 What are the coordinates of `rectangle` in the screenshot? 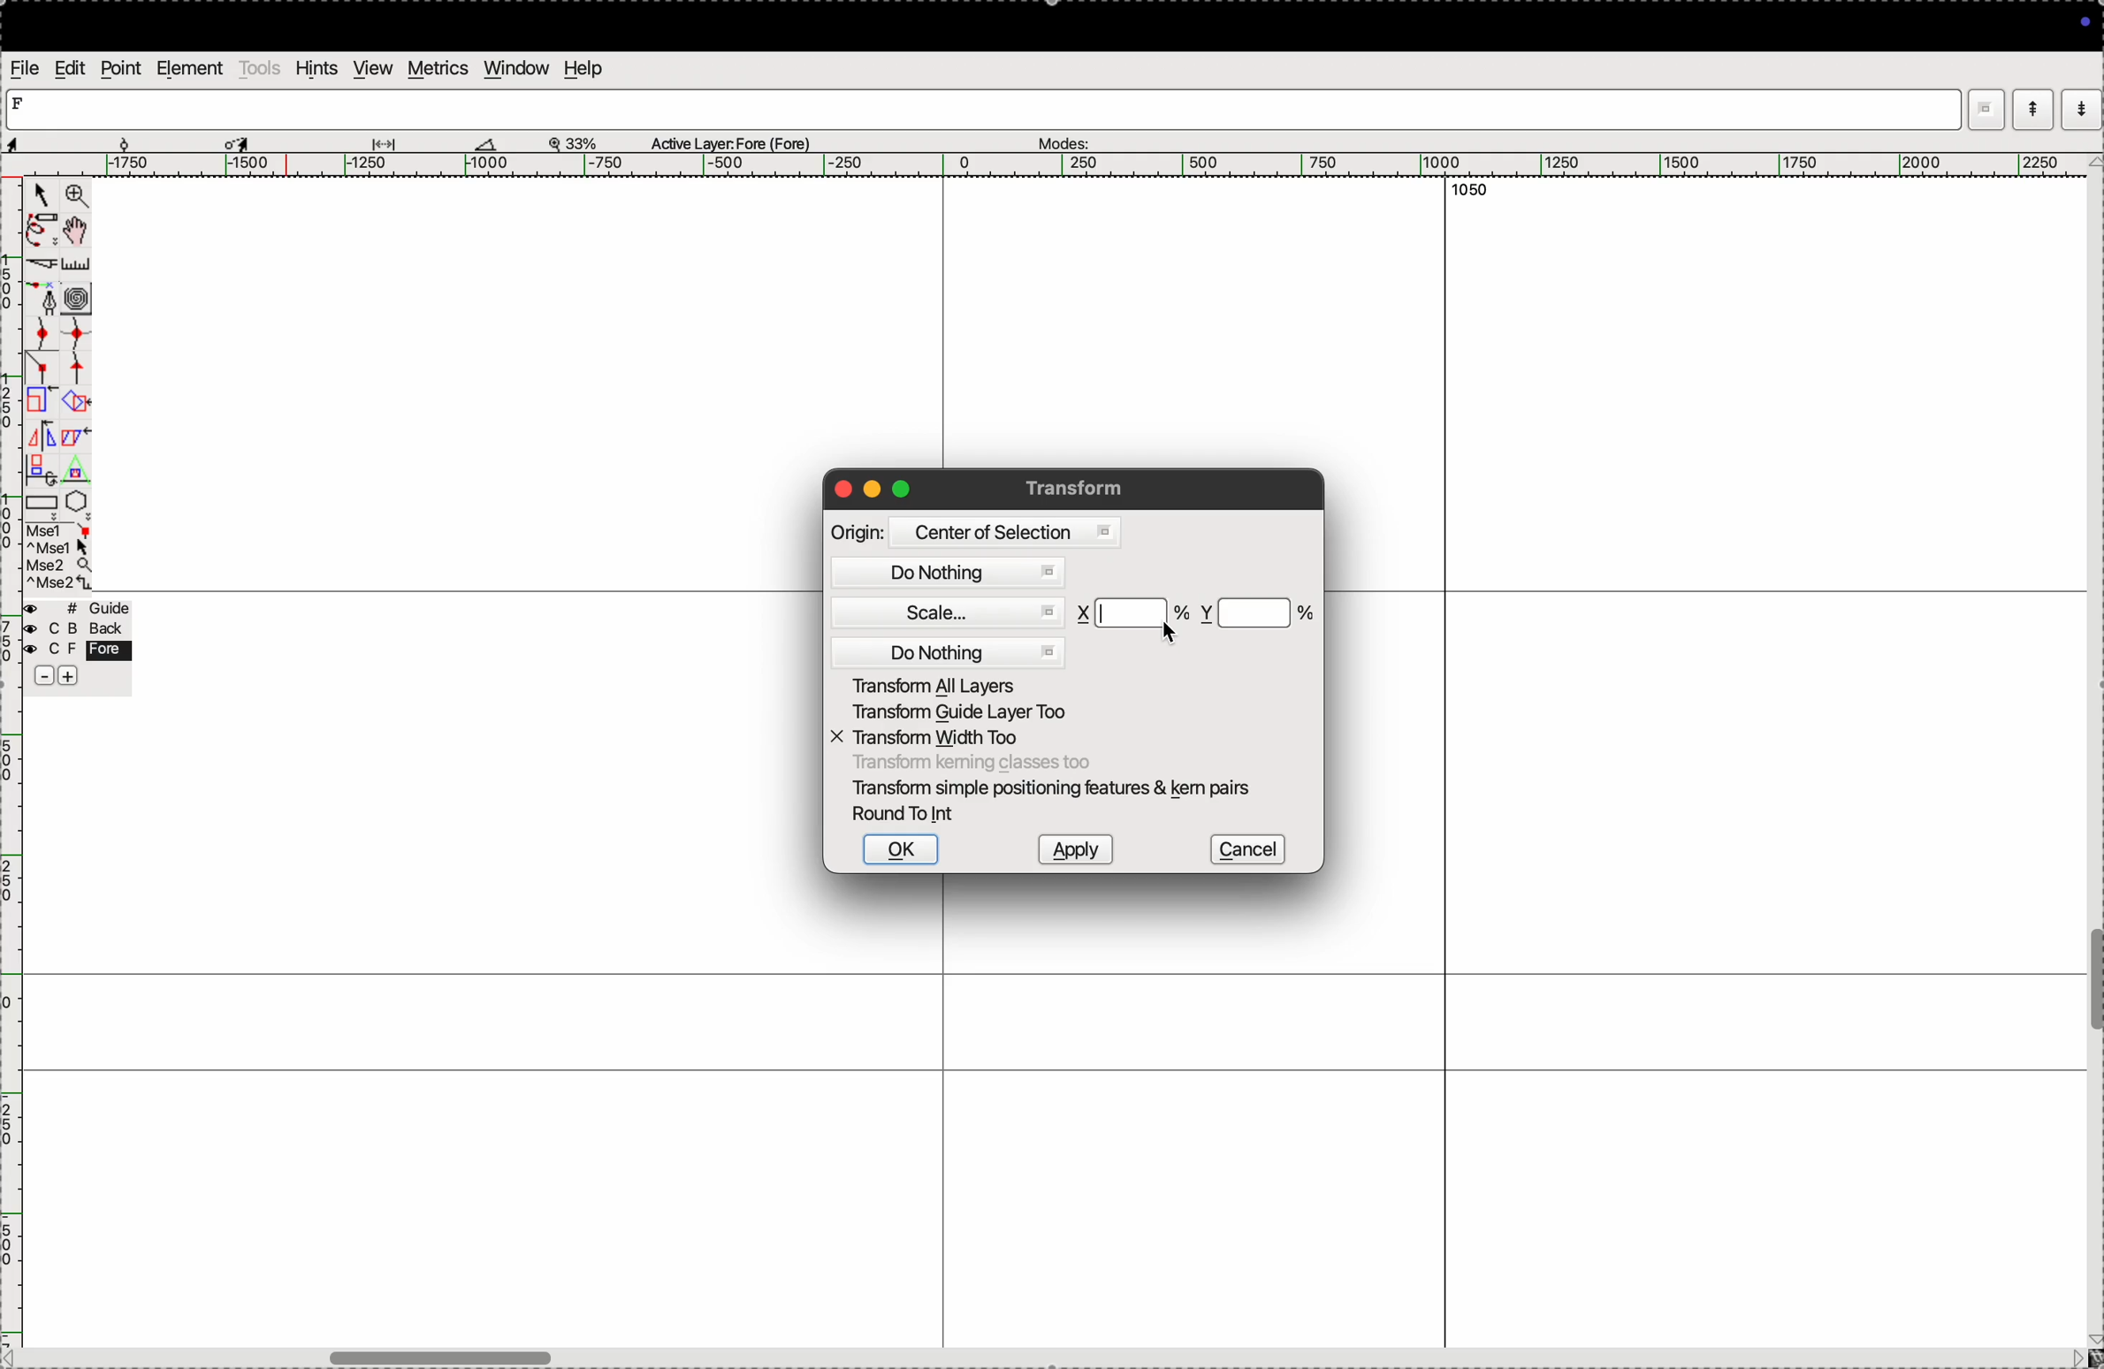 It's located at (42, 506).